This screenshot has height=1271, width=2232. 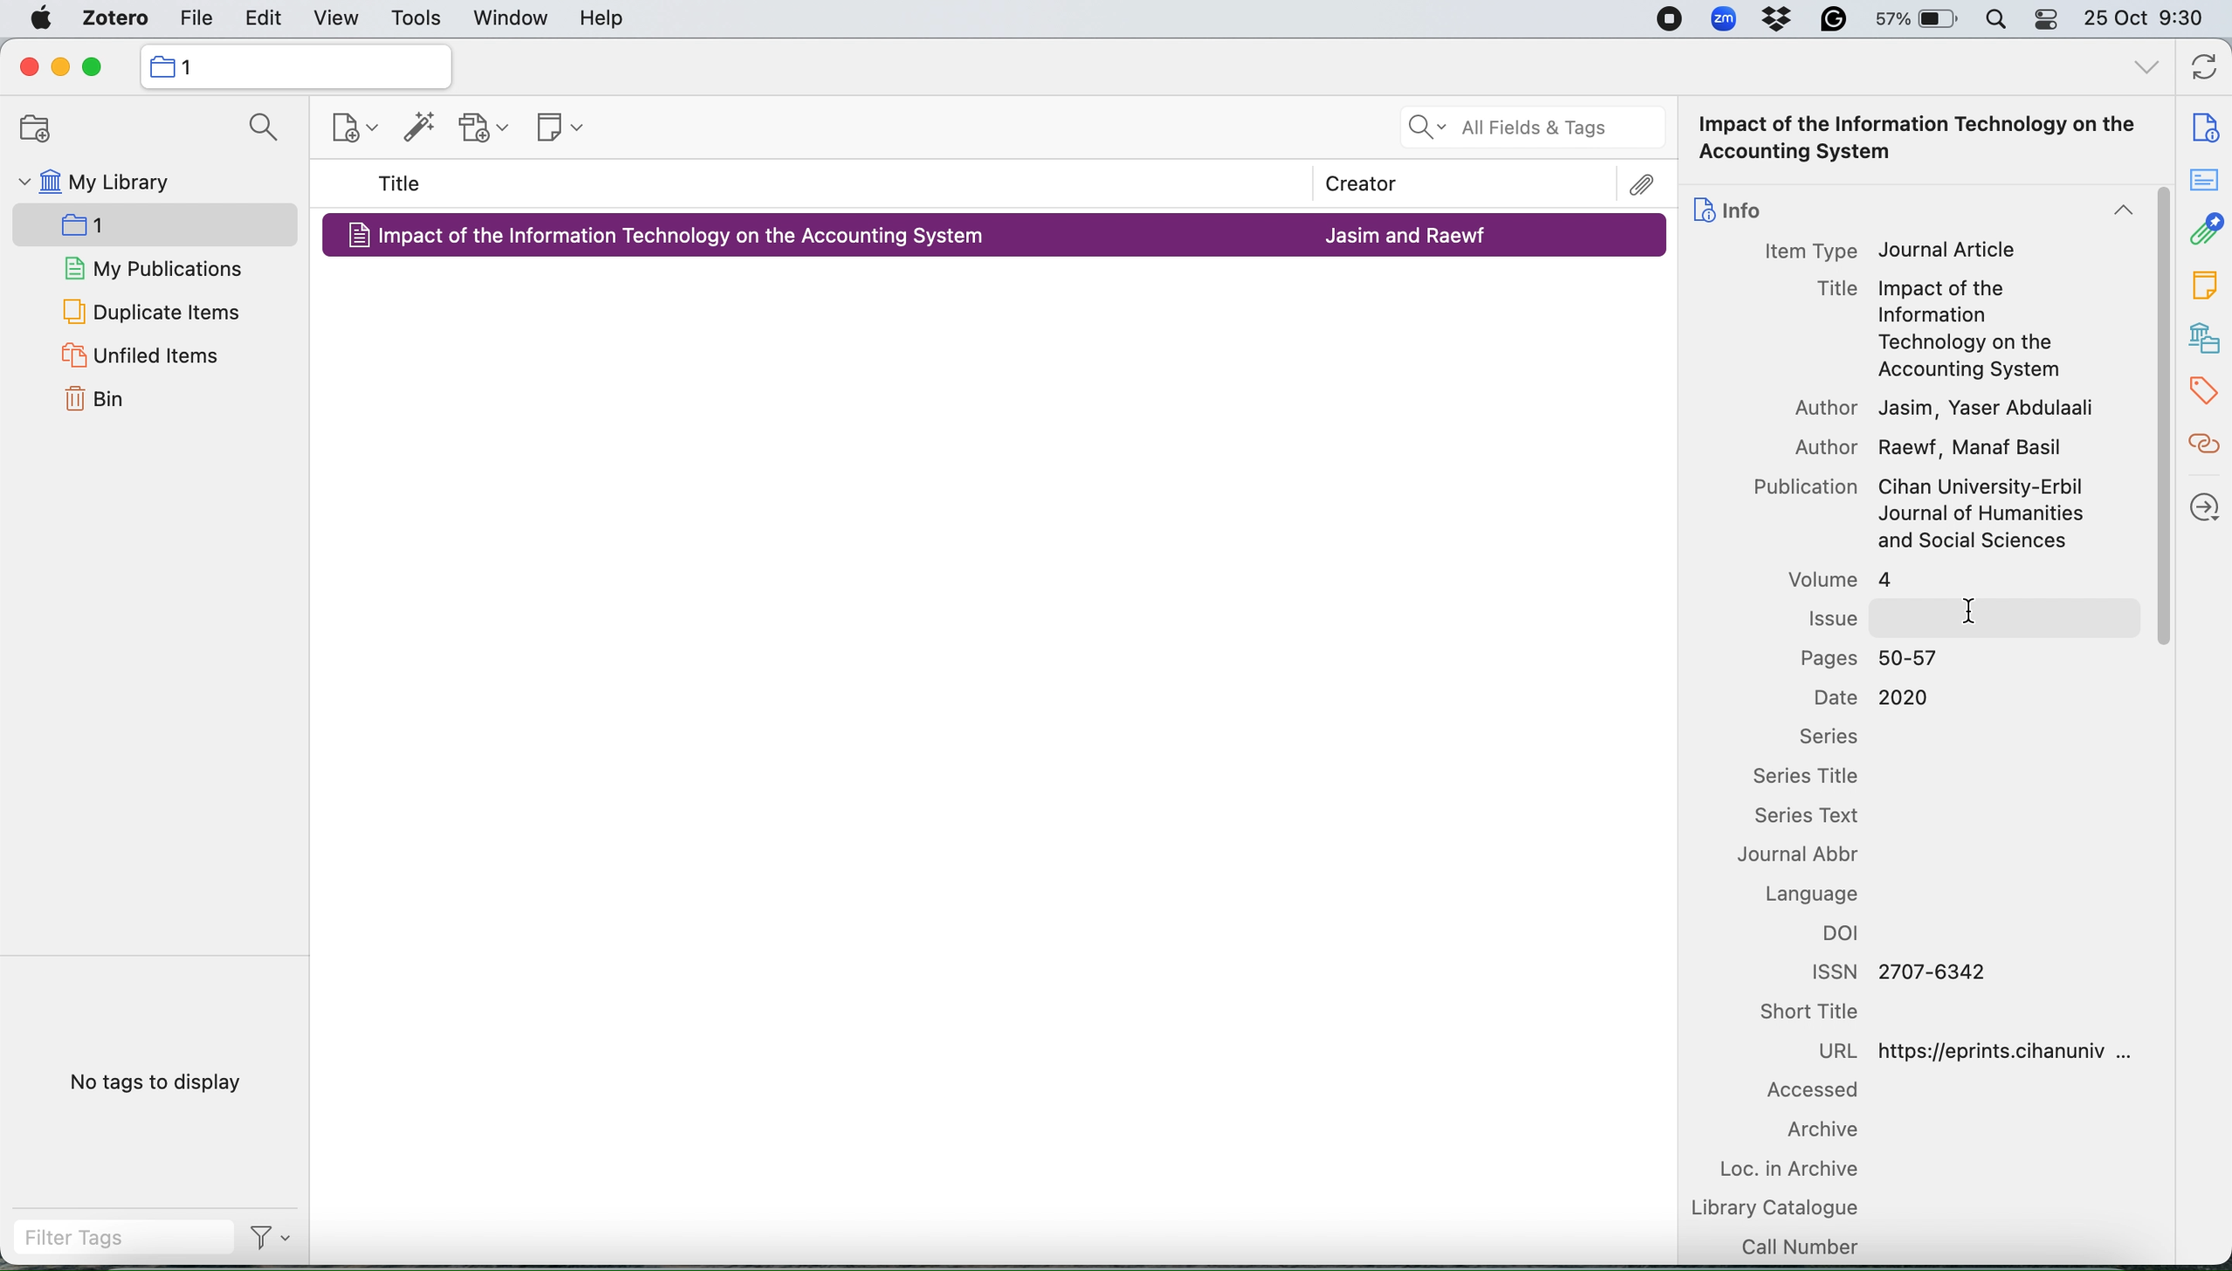 I want to click on window, so click(x=511, y=18).